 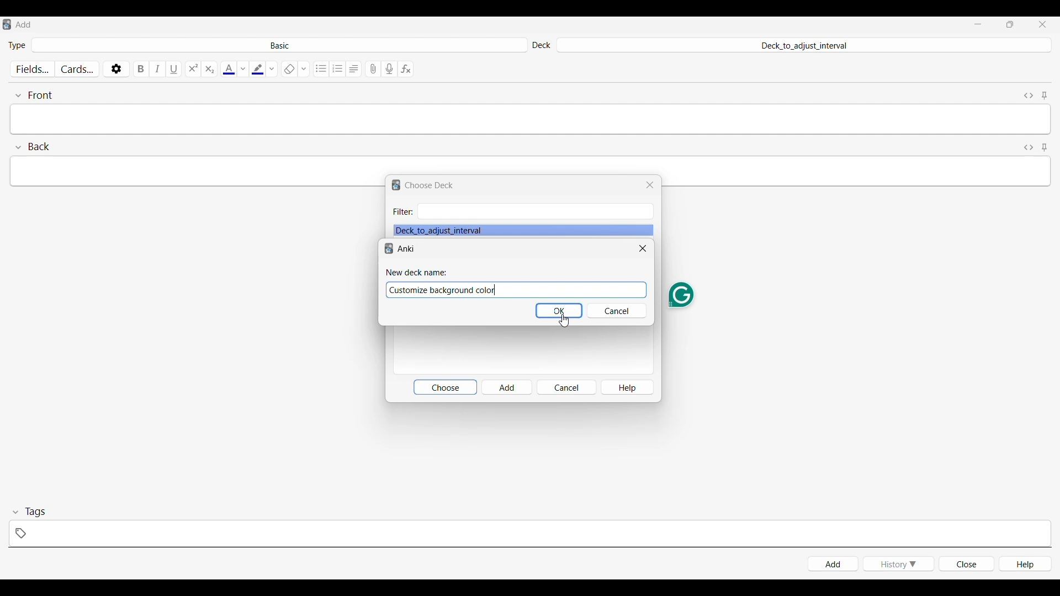 I want to click on Unordered list, so click(x=322, y=69).